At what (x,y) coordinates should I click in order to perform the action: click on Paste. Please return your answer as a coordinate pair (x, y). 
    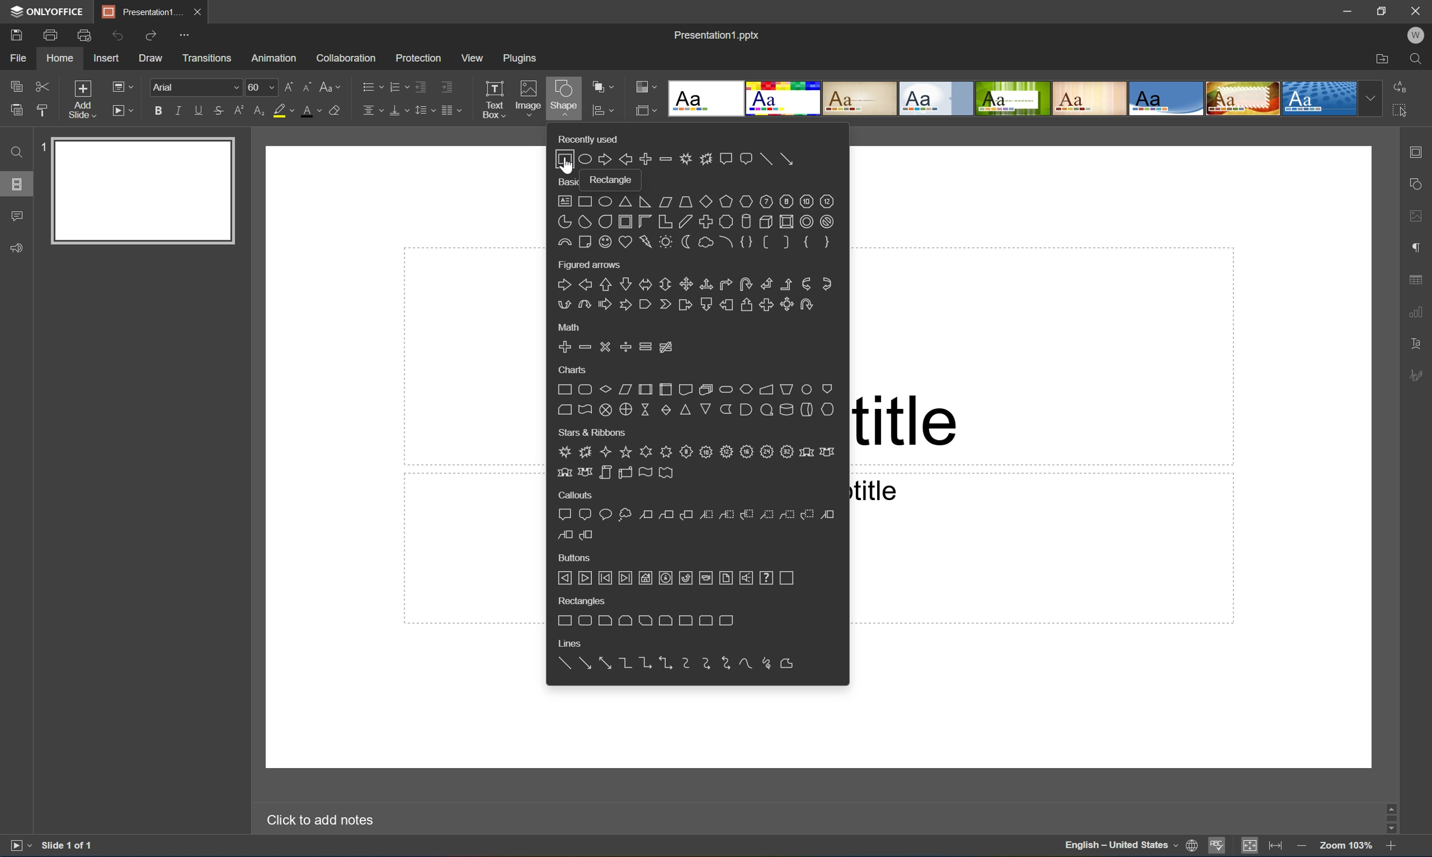
    Looking at the image, I should click on (16, 111).